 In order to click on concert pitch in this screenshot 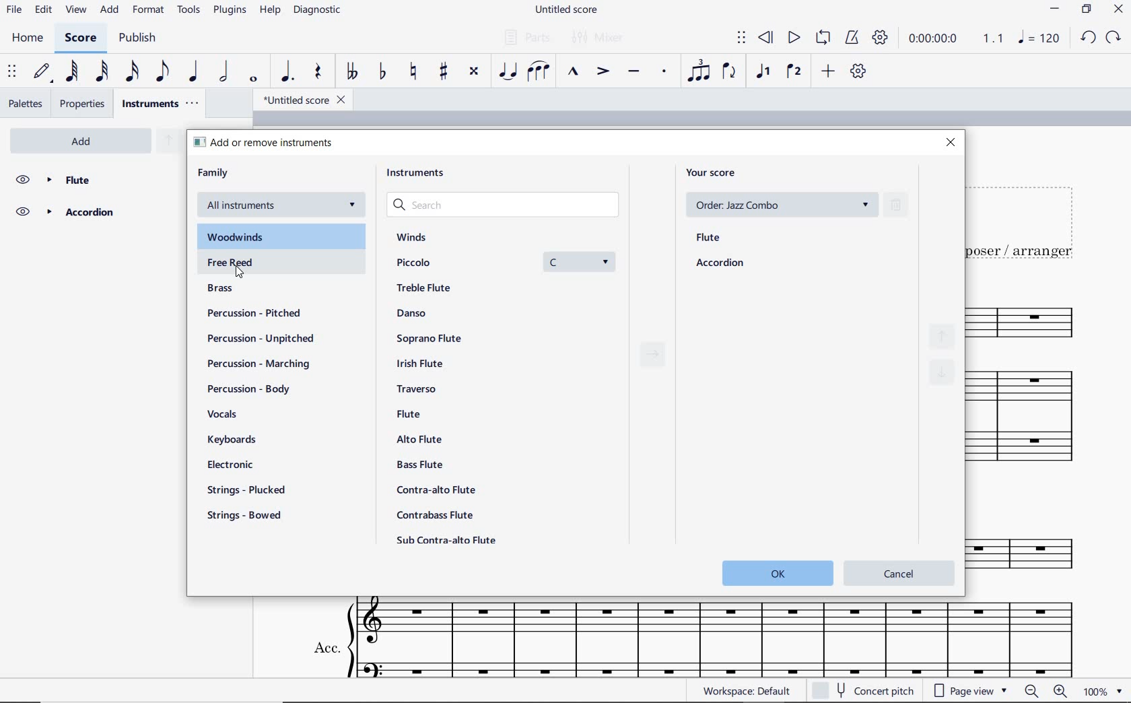, I will do `click(877, 692)`.